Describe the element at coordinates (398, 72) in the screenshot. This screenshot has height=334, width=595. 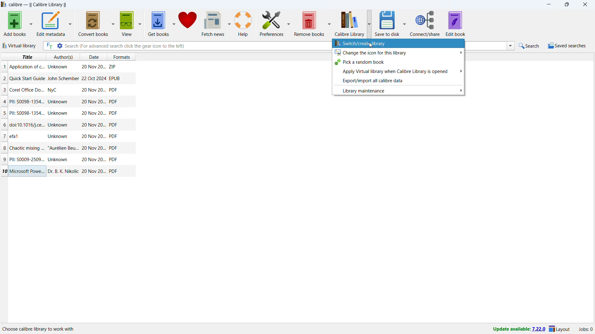
I see `apply virtual library when calibre library is opened` at that location.